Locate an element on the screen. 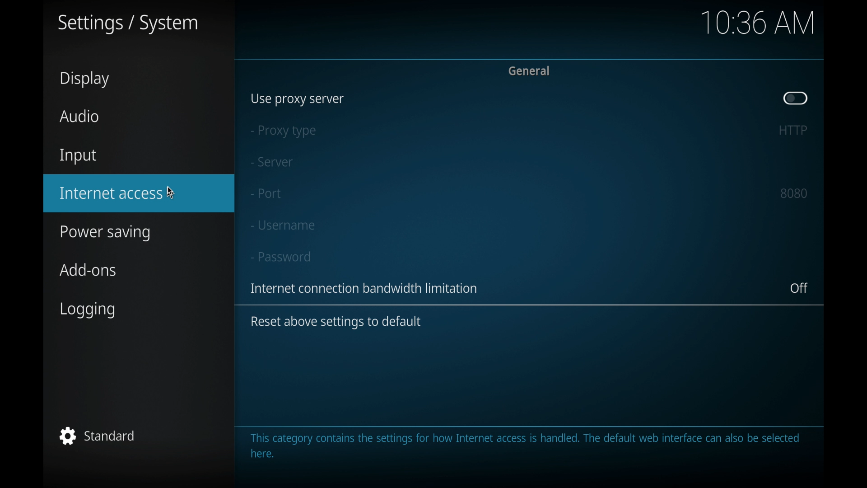 This screenshot has height=488, width=867. use proxy server is located at coordinates (298, 99).